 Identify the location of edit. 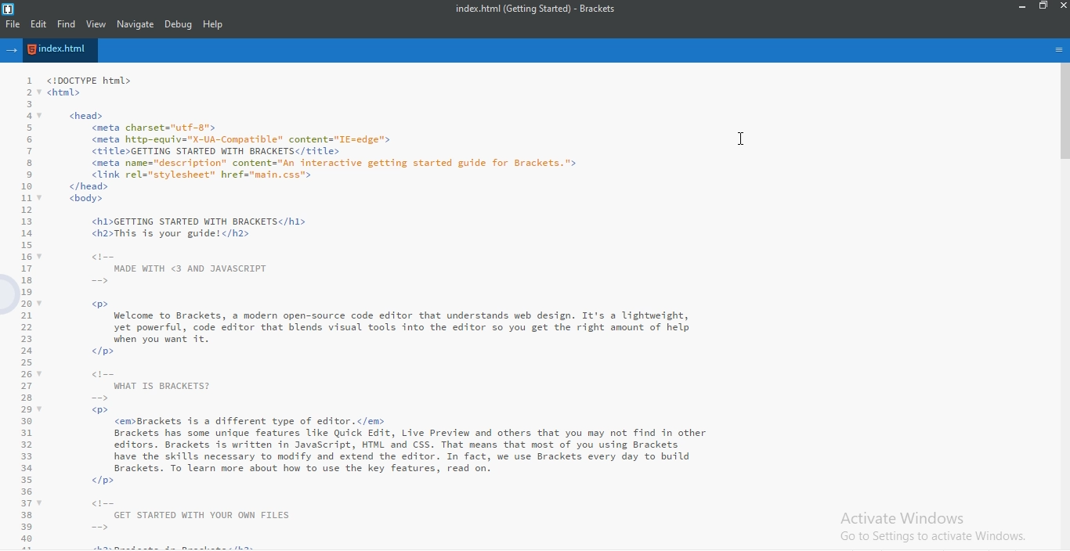
(38, 24).